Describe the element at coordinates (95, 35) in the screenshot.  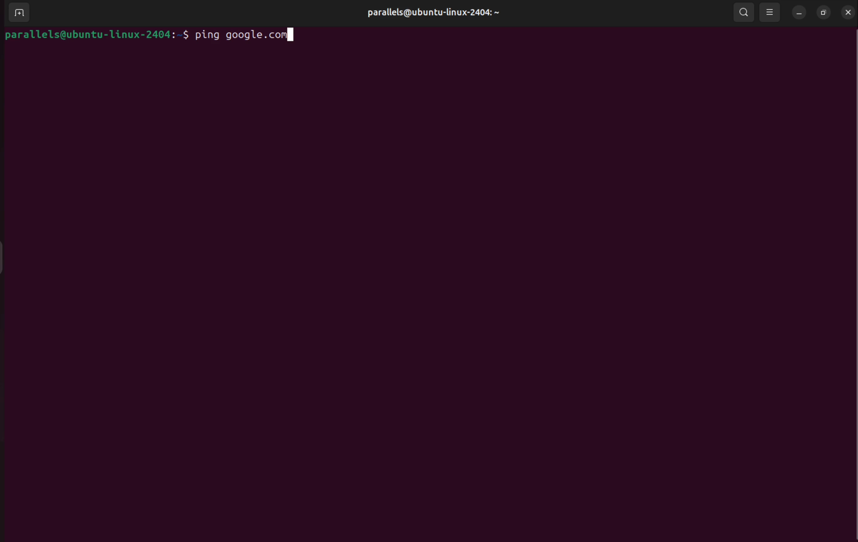
I see `bash prompt` at that location.